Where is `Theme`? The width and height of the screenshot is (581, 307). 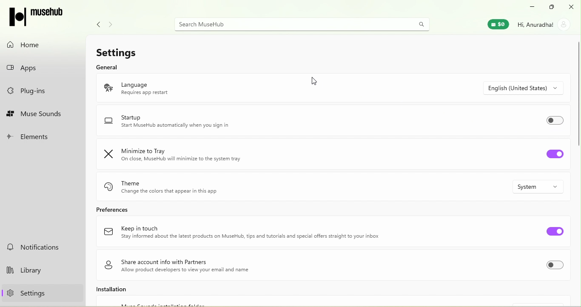
Theme is located at coordinates (181, 186).